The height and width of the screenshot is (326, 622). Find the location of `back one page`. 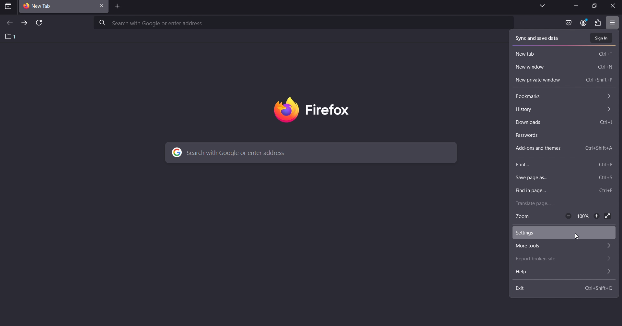

back one page is located at coordinates (9, 23).